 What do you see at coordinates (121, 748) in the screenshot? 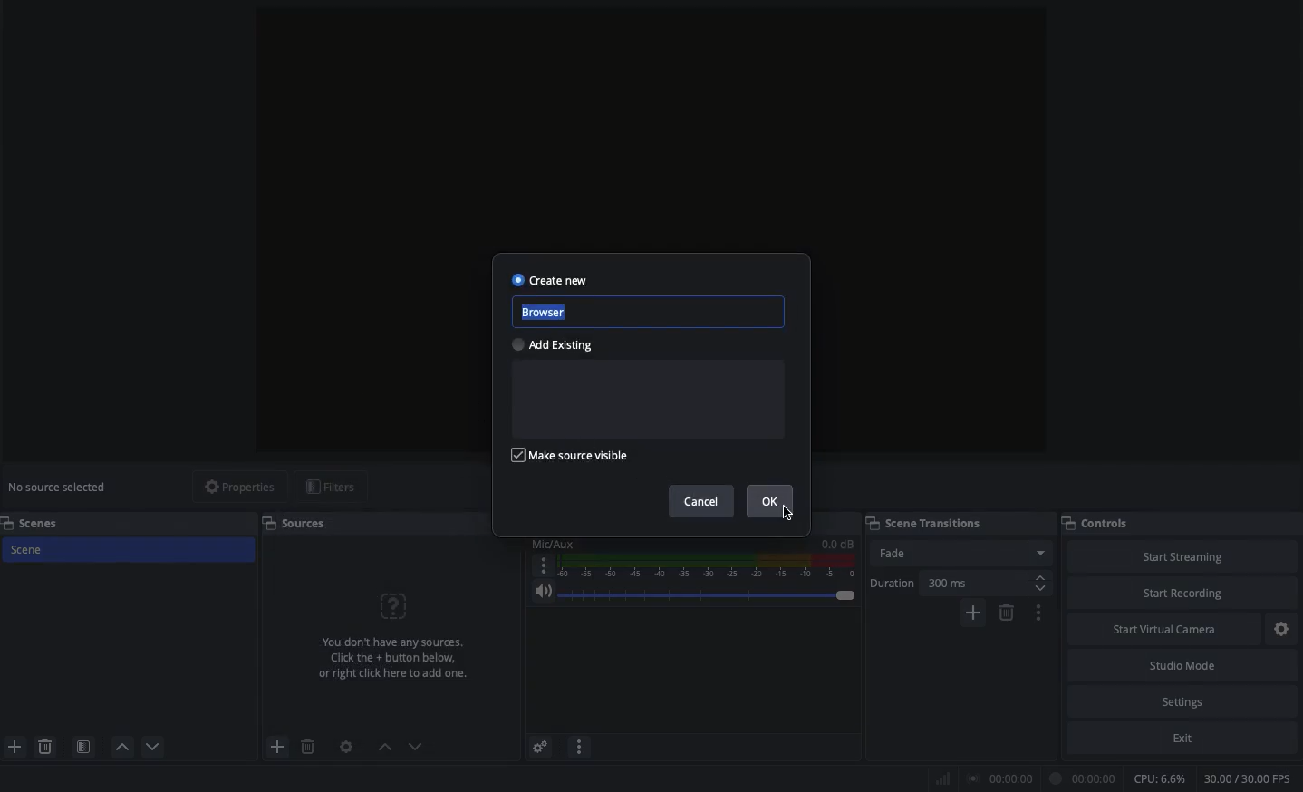
I see `move up` at bounding box center [121, 748].